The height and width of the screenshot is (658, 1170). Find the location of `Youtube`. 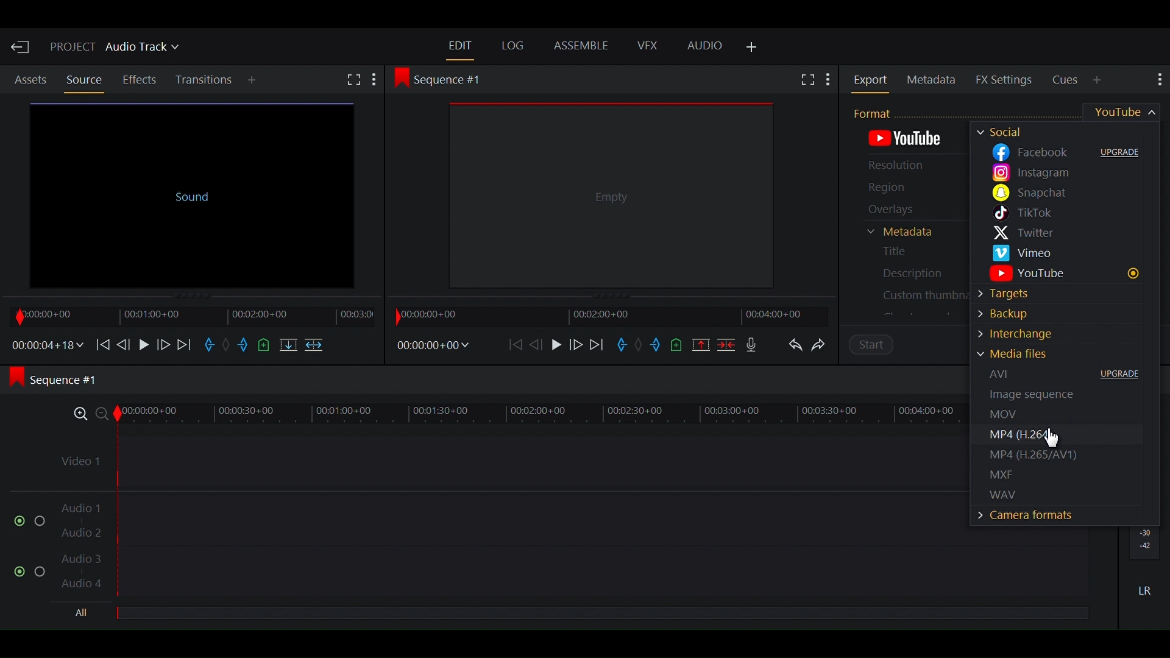

Youtube is located at coordinates (1116, 110).